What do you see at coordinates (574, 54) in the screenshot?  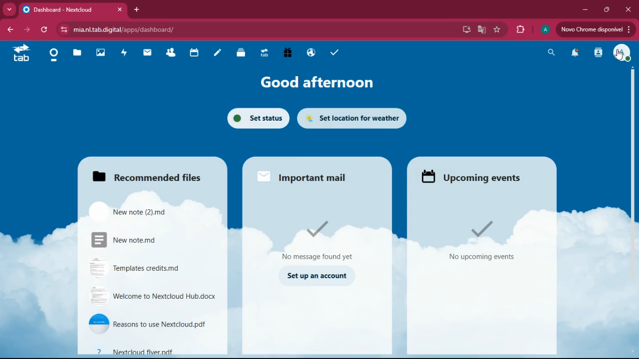 I see `notifications` at bounding box center [574, 54].